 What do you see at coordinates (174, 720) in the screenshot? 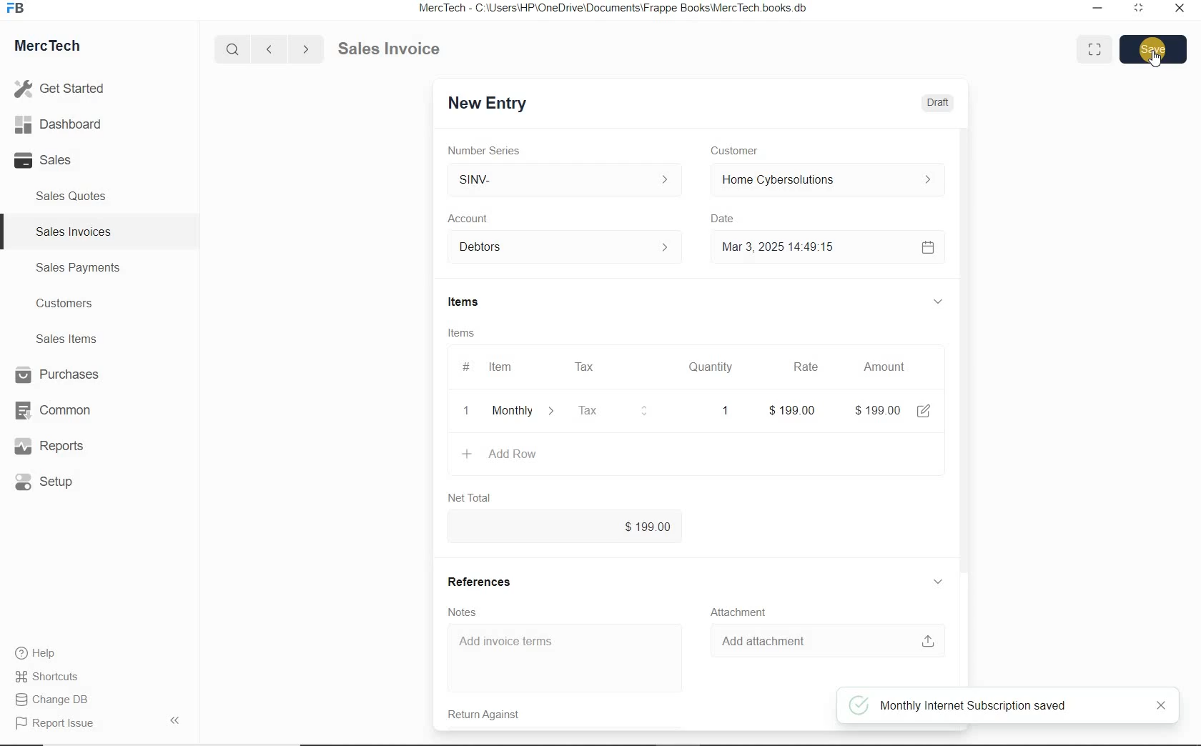
I see `Hide Sidebar` at bounding box center [174, 720].